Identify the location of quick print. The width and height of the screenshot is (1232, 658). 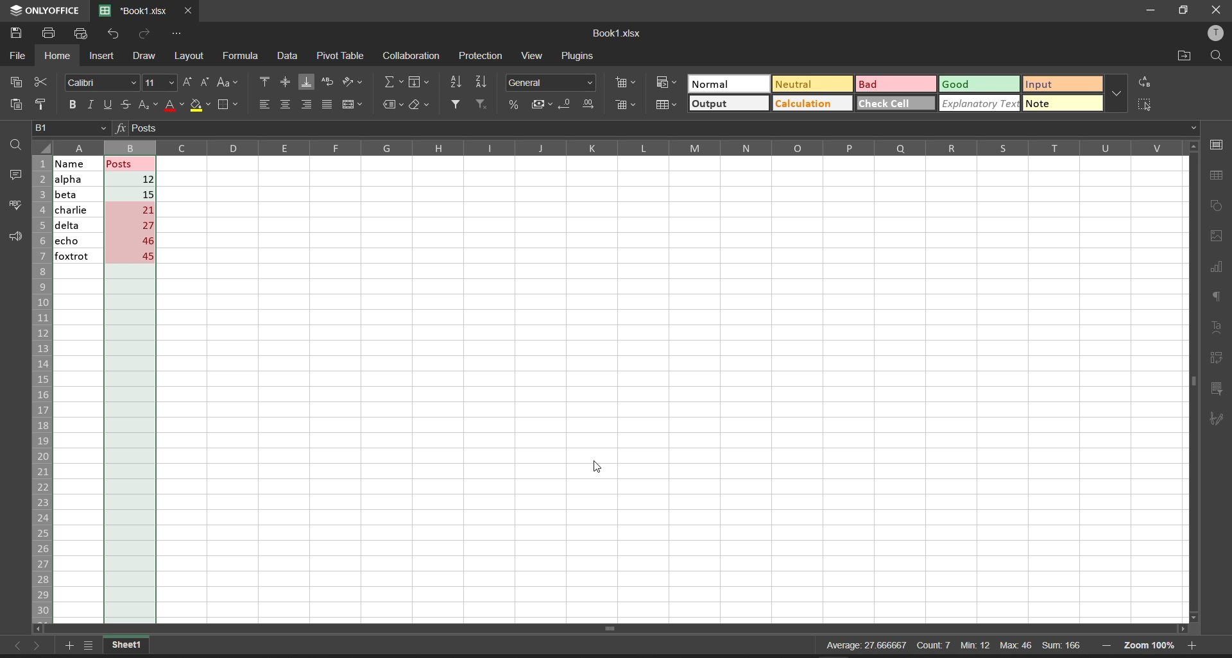
(81, 34).